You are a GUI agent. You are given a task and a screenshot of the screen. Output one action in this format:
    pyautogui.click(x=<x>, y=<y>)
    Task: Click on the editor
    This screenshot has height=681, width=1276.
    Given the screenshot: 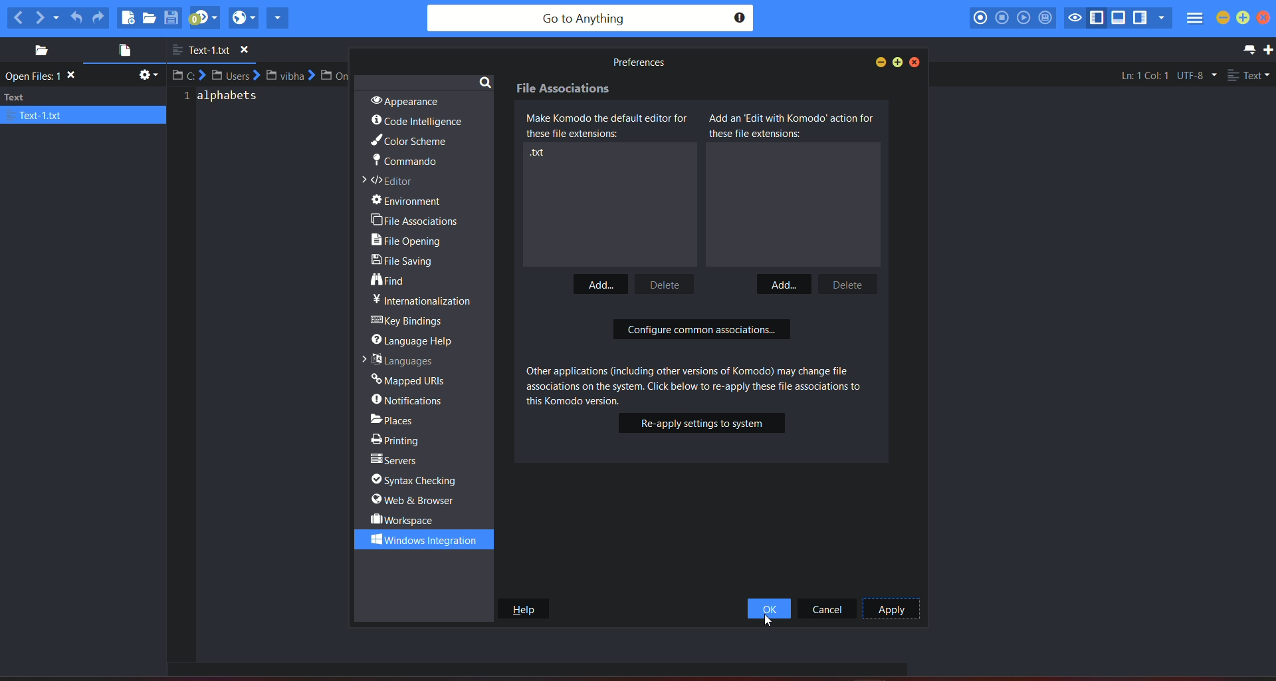 What is the action you would take?
    pyautogui.click(x=391, y=182)
    